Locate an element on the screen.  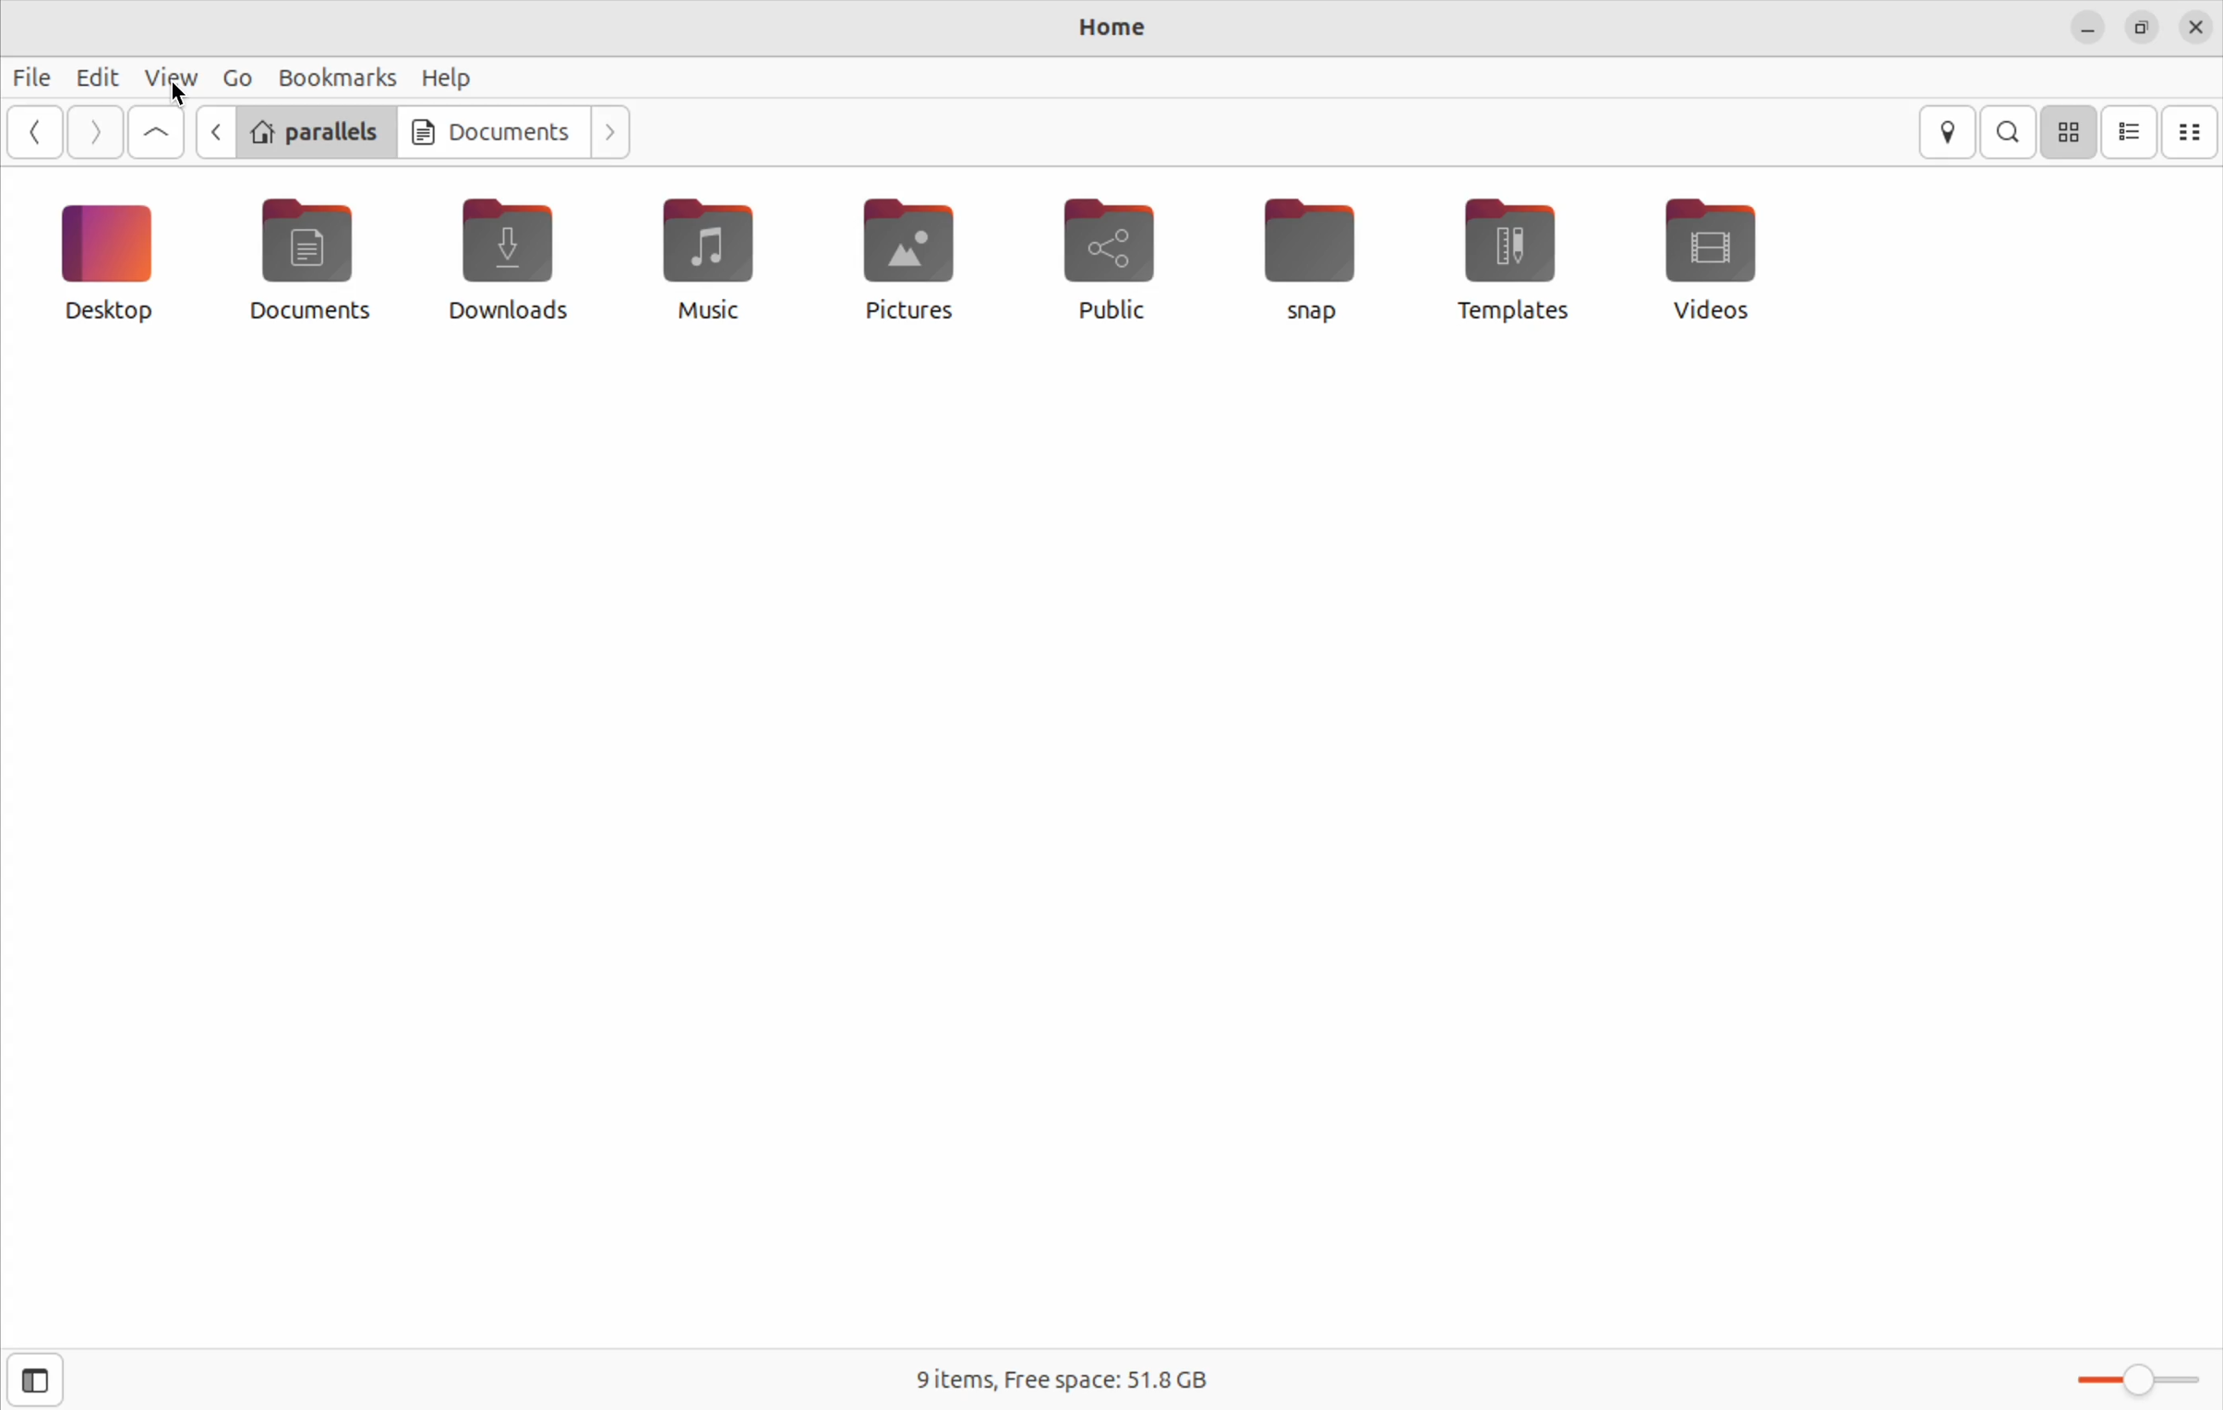
music is located at coordinates (703, 260).